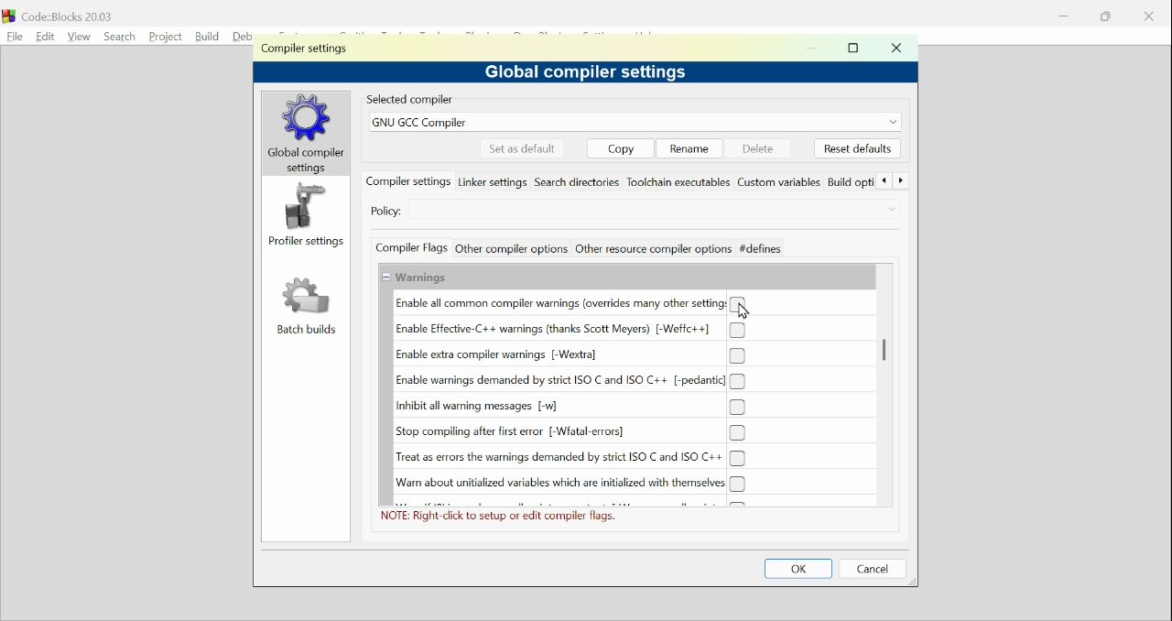  I want to click on Search, so click(116, 35).